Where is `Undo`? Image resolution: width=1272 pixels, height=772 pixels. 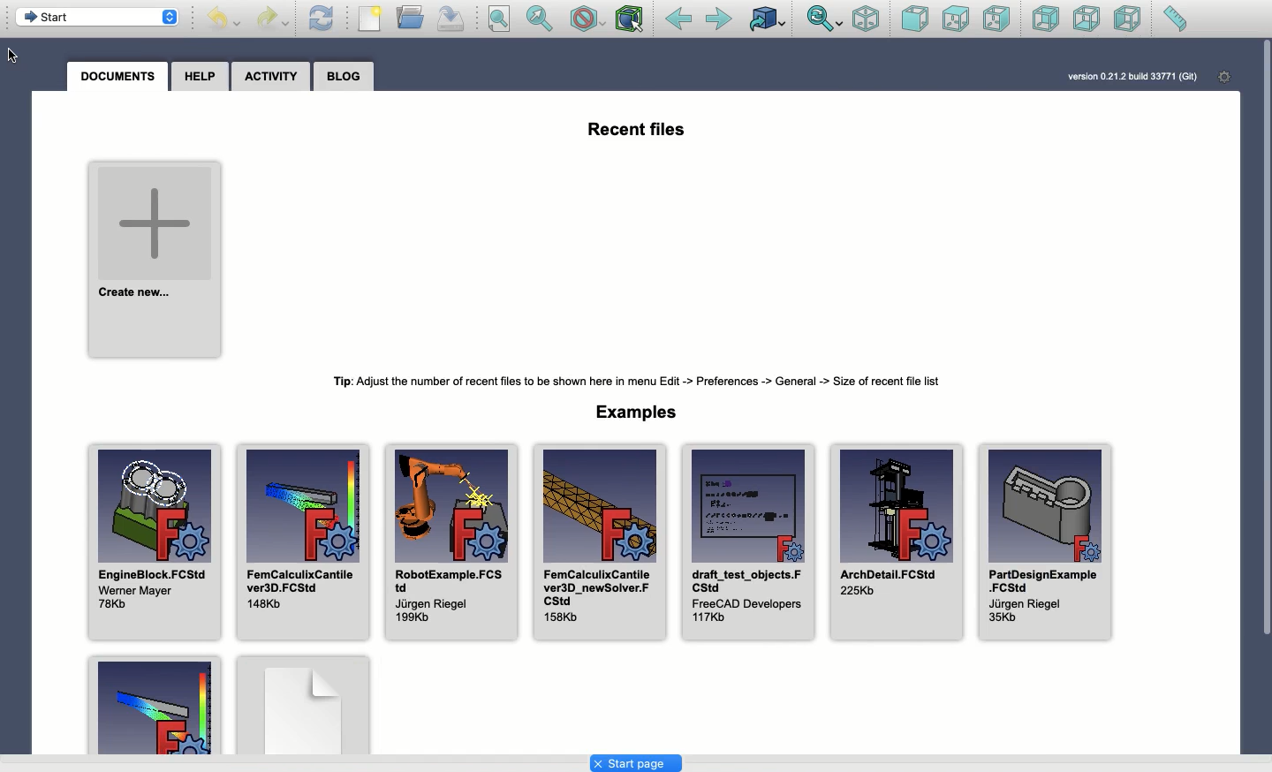
Undo is located at coordinates (224, 18).